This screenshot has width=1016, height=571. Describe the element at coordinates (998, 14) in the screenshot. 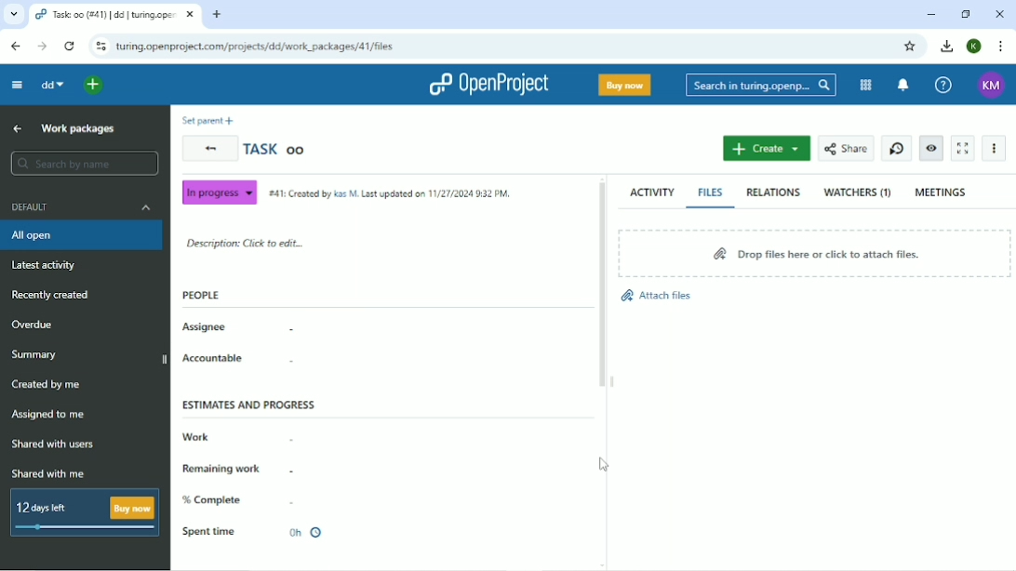

I see `Close` at that location.